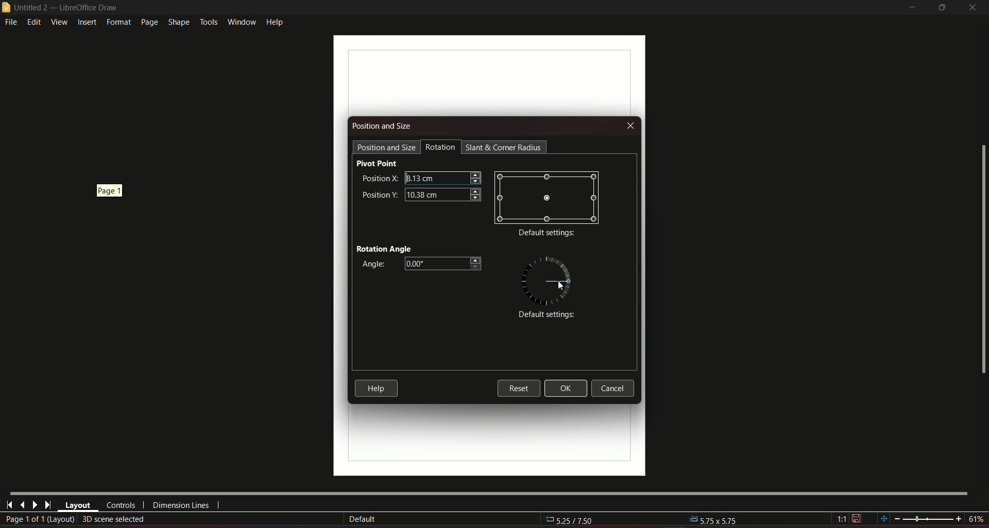  What do you see at coordinates (442, 194) in the screenshot?
I see `textbox` at bounding box center [442, 194].